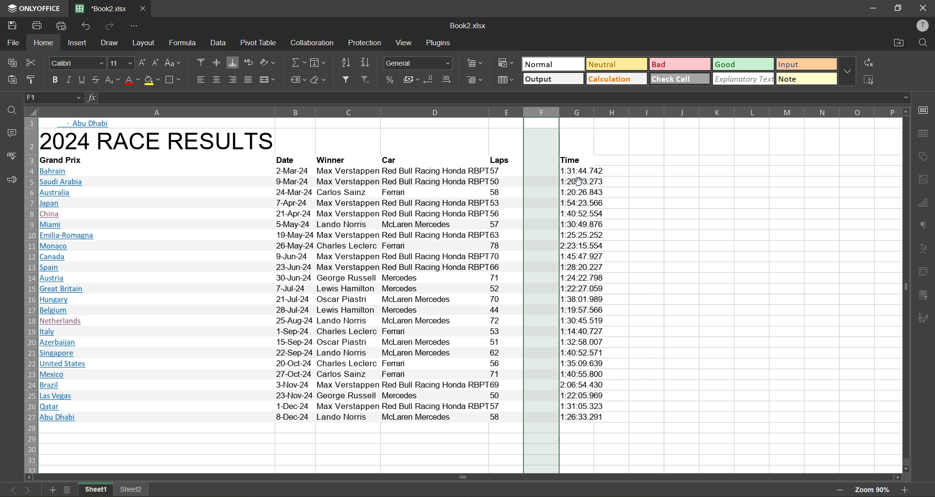 The width and height of the screenshot is (935, 497). Describe the element at coordinates (873, 490) in the screenshot. I see `zoom factor 85%` at that location.